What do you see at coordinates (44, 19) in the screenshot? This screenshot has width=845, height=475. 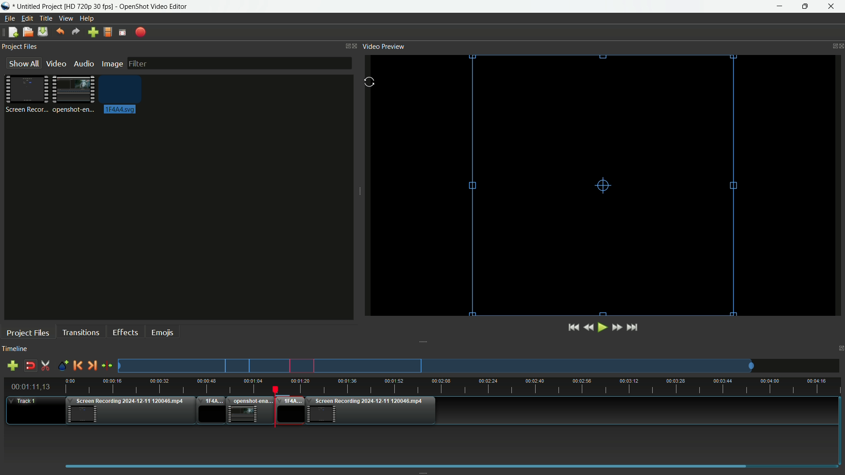 I see `Title menu` at bounding box center [44, 19].